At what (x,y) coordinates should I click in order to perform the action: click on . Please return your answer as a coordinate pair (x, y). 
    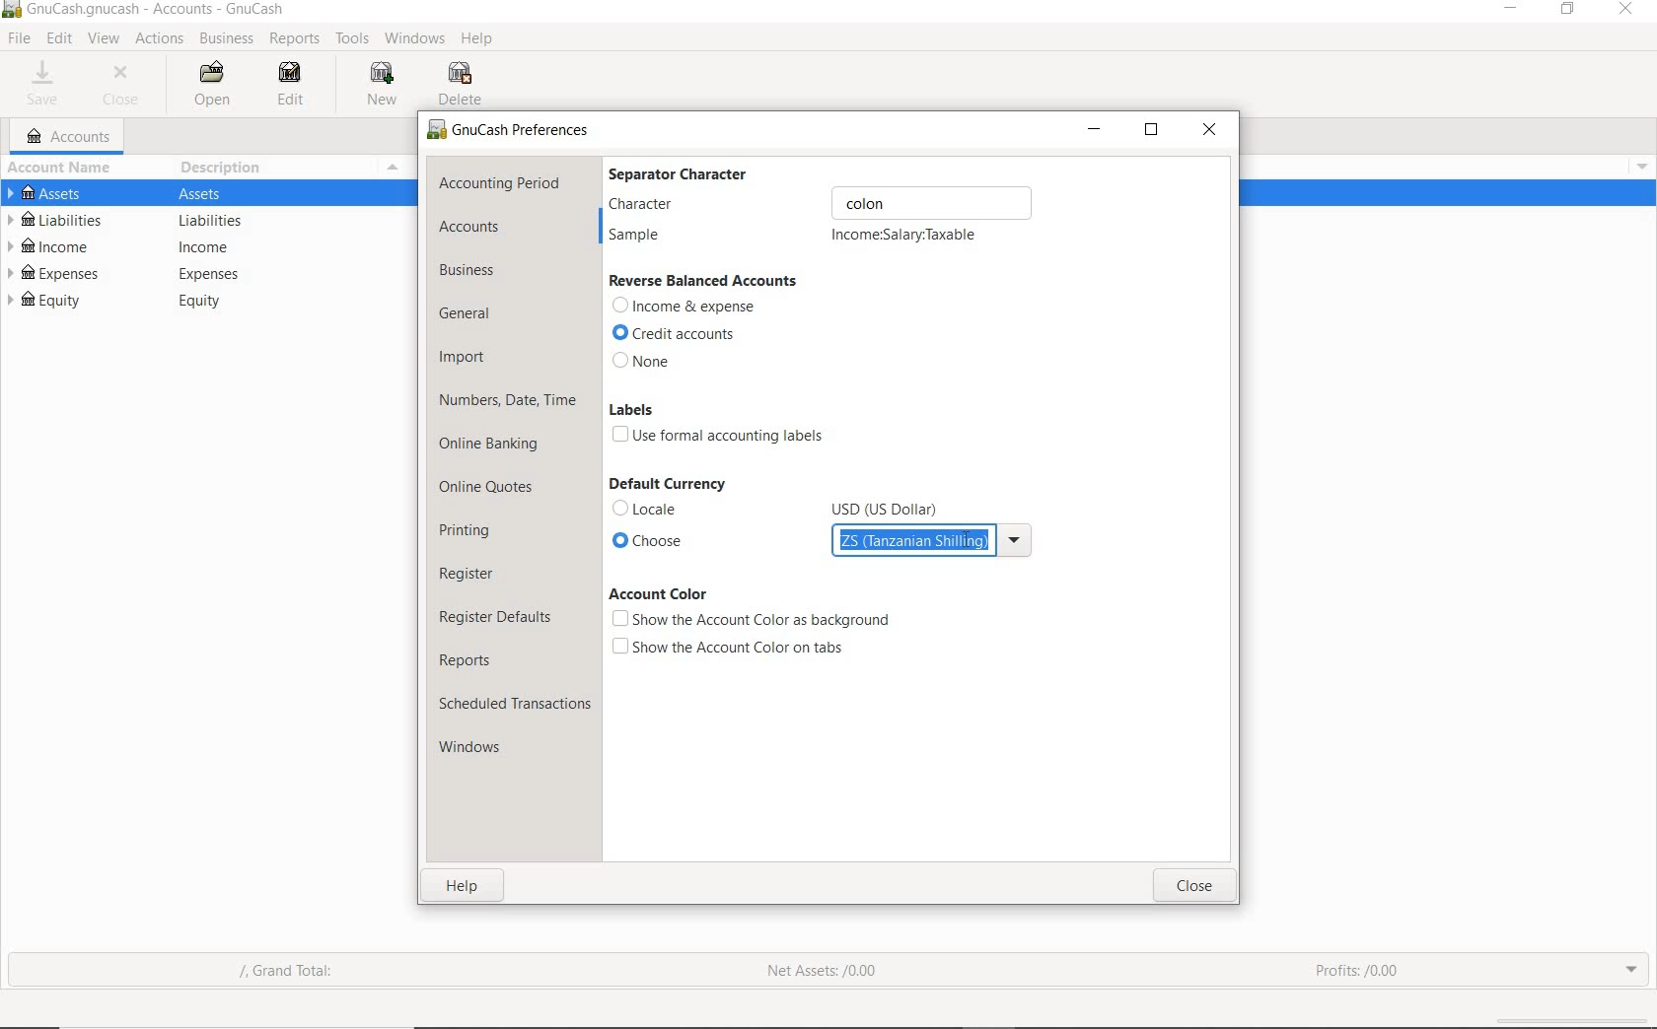
    Looking at the image, I should click on (211, 274).